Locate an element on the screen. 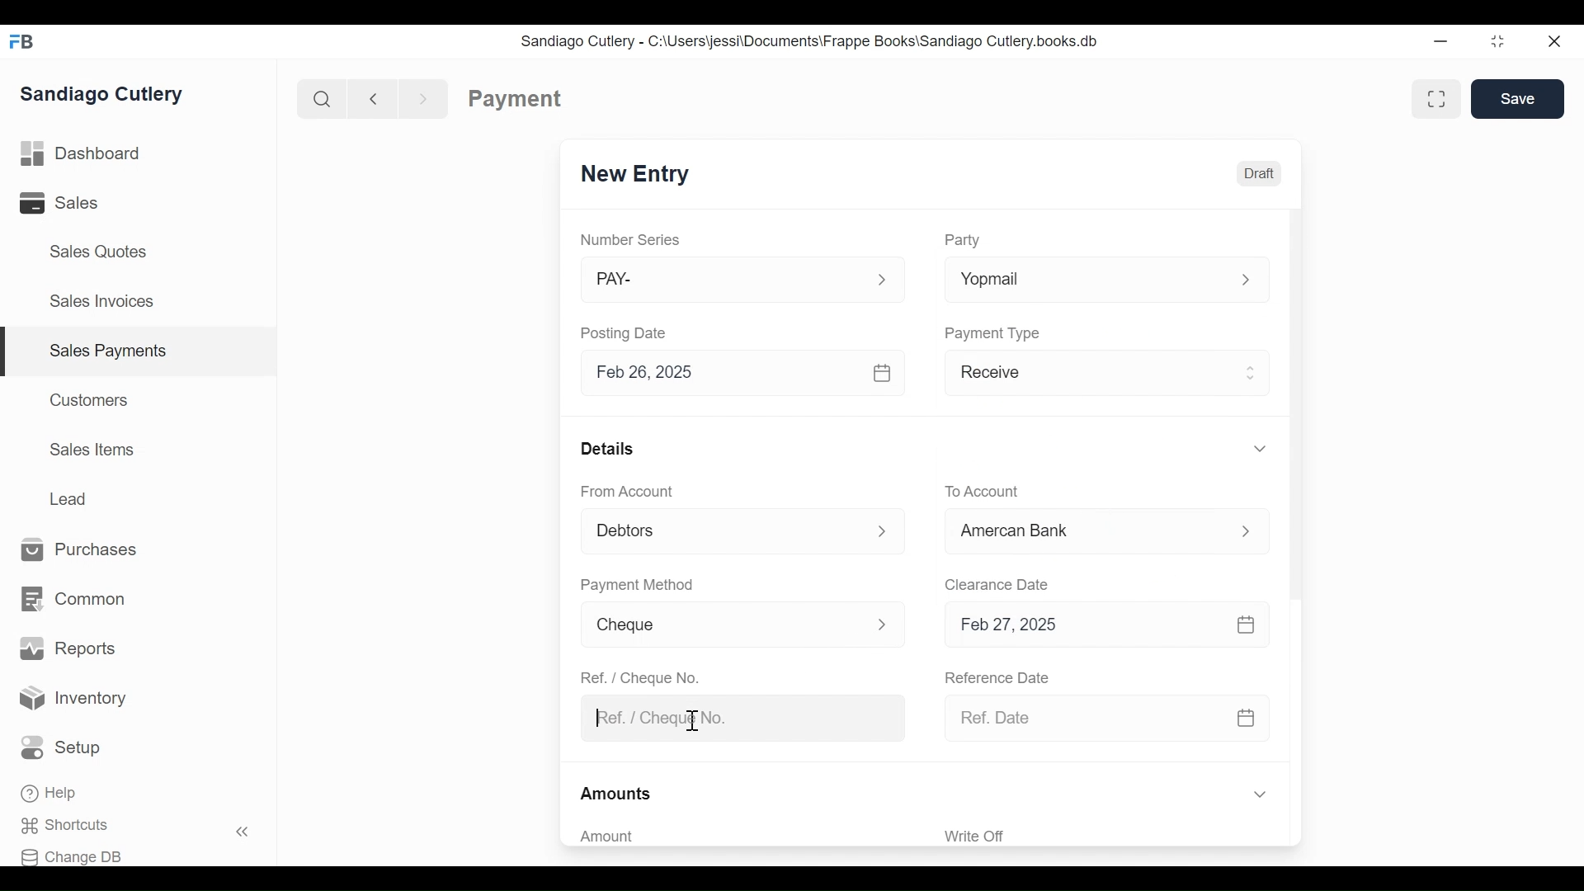 Image resolution: width=1584 pixels, height=891 pixels. Receive is located at coordinates (1085, 375).